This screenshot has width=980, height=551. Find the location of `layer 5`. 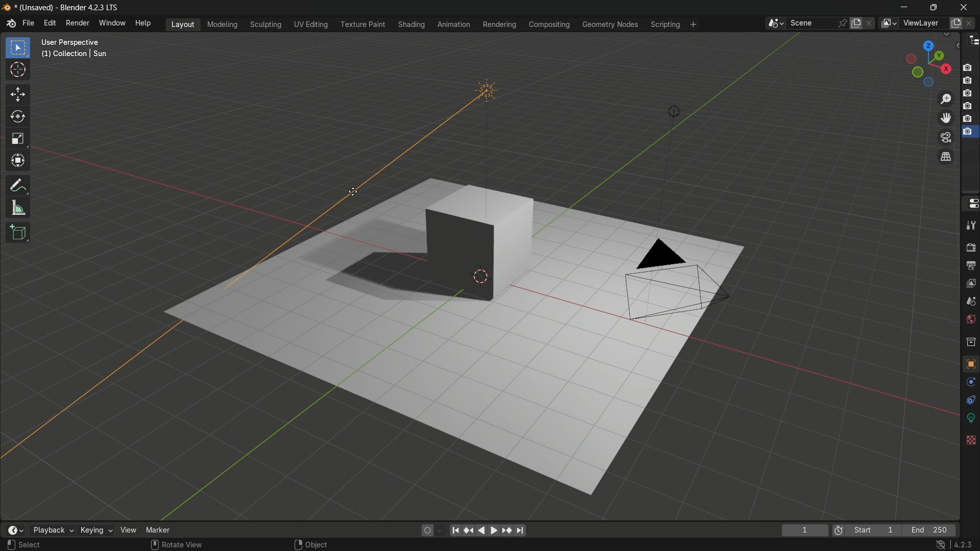

layer 5 is located at coordinates (967, 119).